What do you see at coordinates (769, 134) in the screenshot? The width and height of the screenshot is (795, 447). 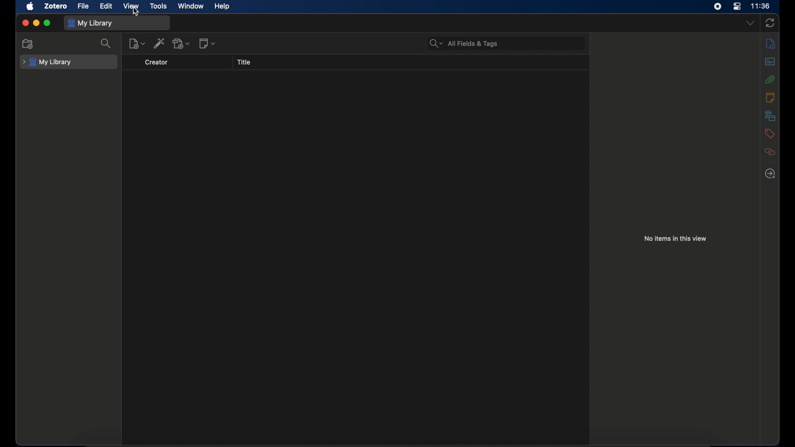 I see `tags` at bounding box center [769, 134].